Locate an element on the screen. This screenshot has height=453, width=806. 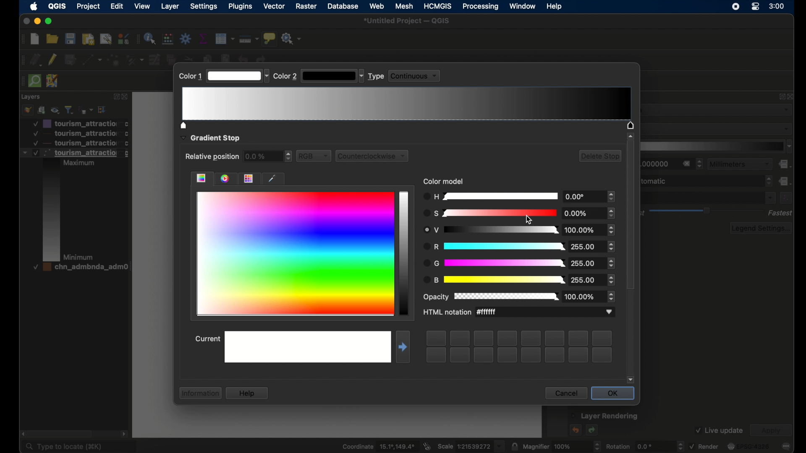
fastest is located at coordinates (780, 213).